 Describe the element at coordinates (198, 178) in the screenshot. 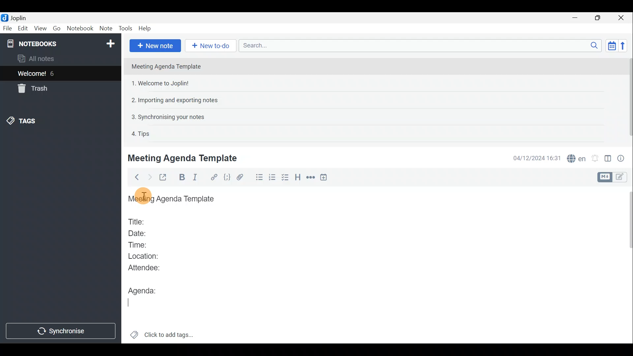

I see `Italic` at that location.